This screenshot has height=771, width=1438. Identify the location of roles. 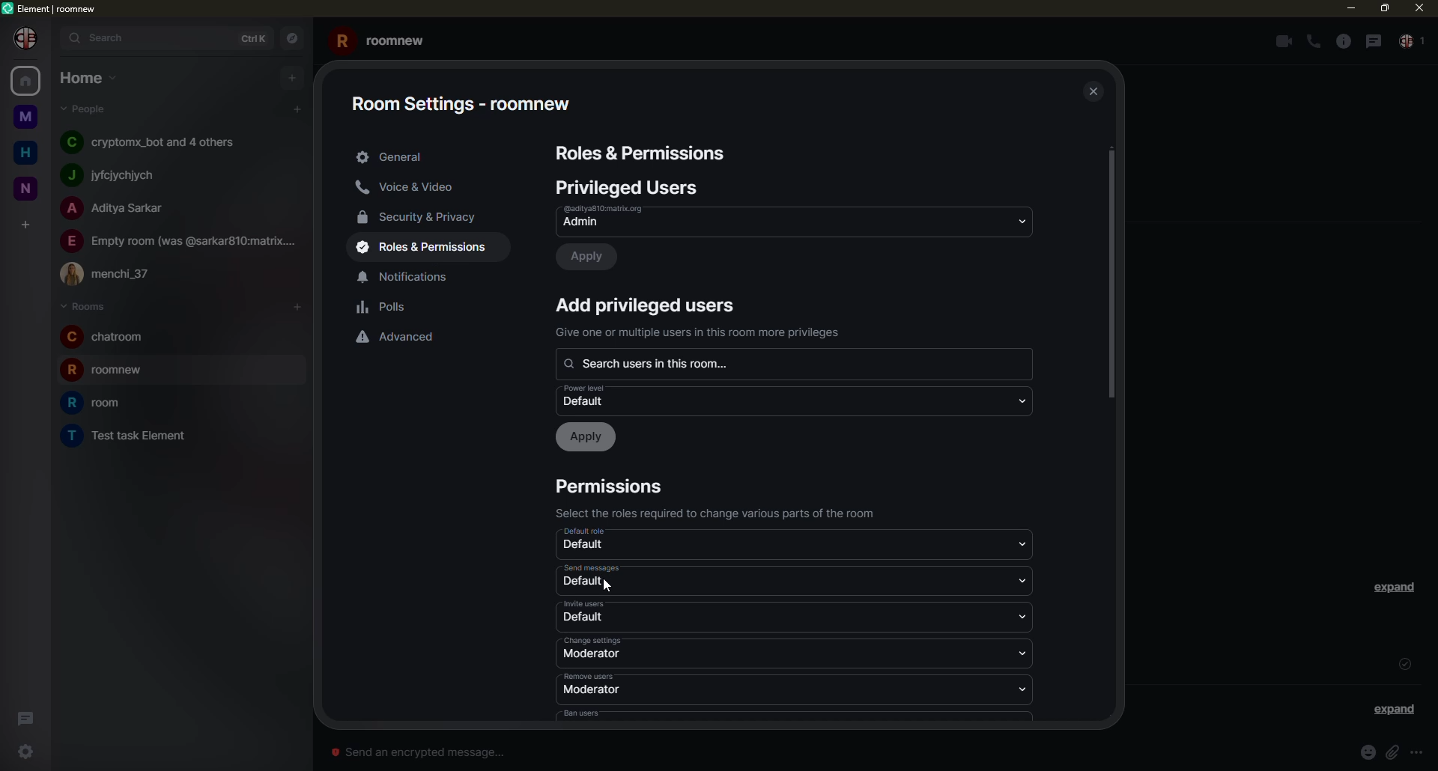
(428, 248).